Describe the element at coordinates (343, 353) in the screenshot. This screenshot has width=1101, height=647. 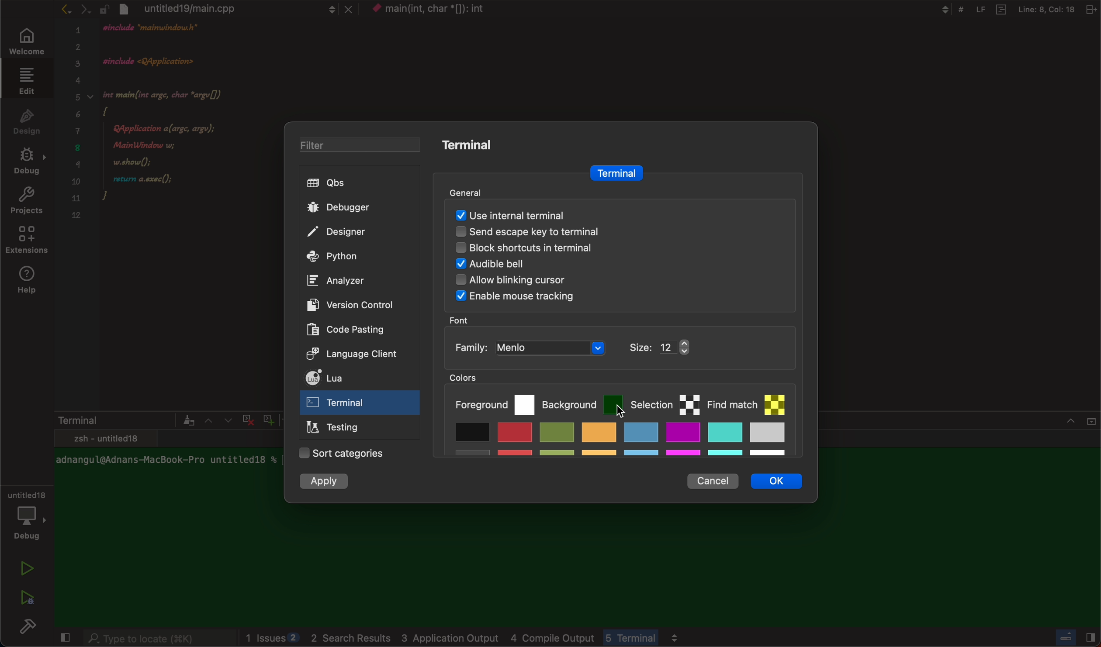
I see `language client` at that location.